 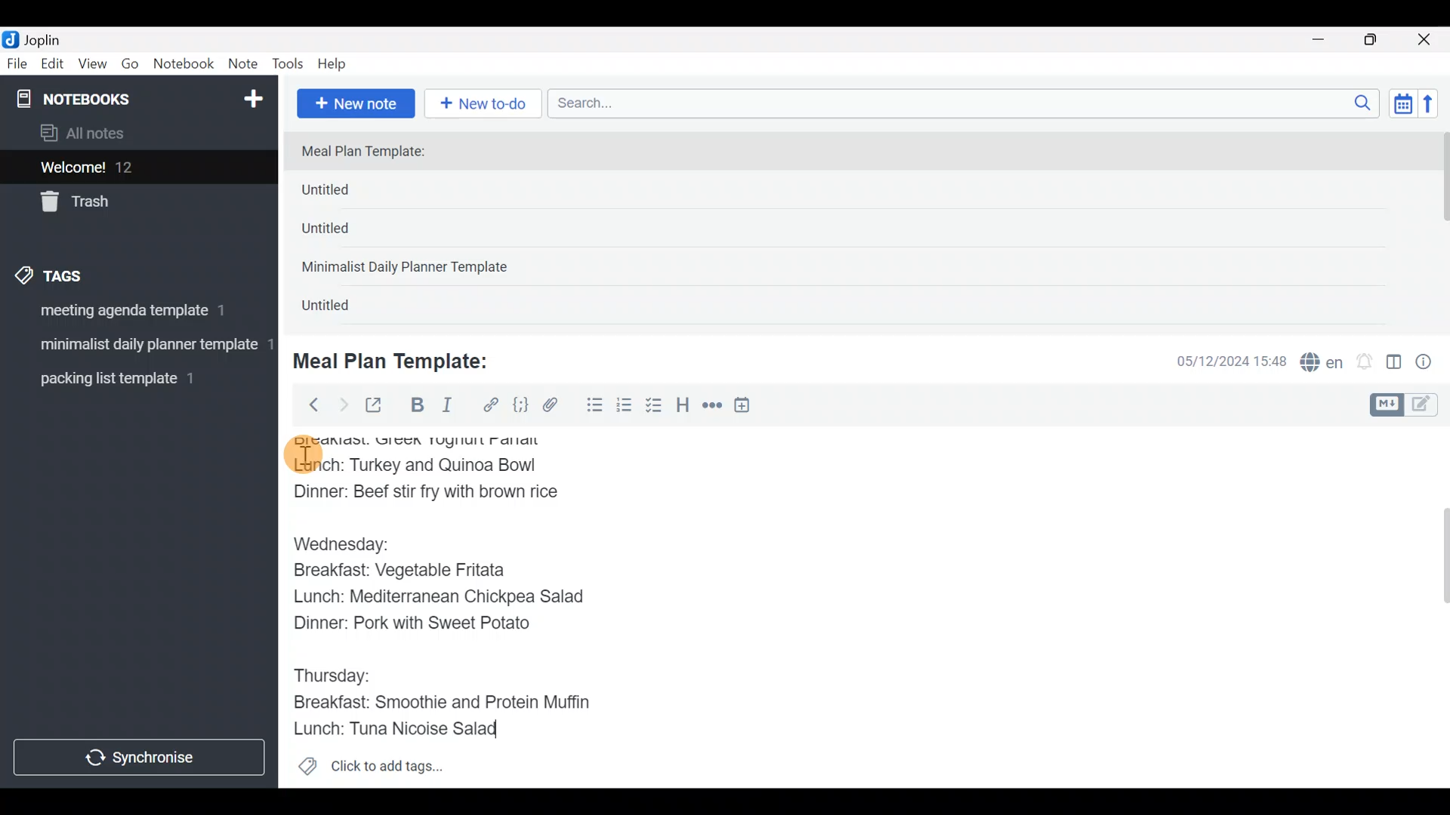 I want to click on Notebook, so click(x=184, y=64).